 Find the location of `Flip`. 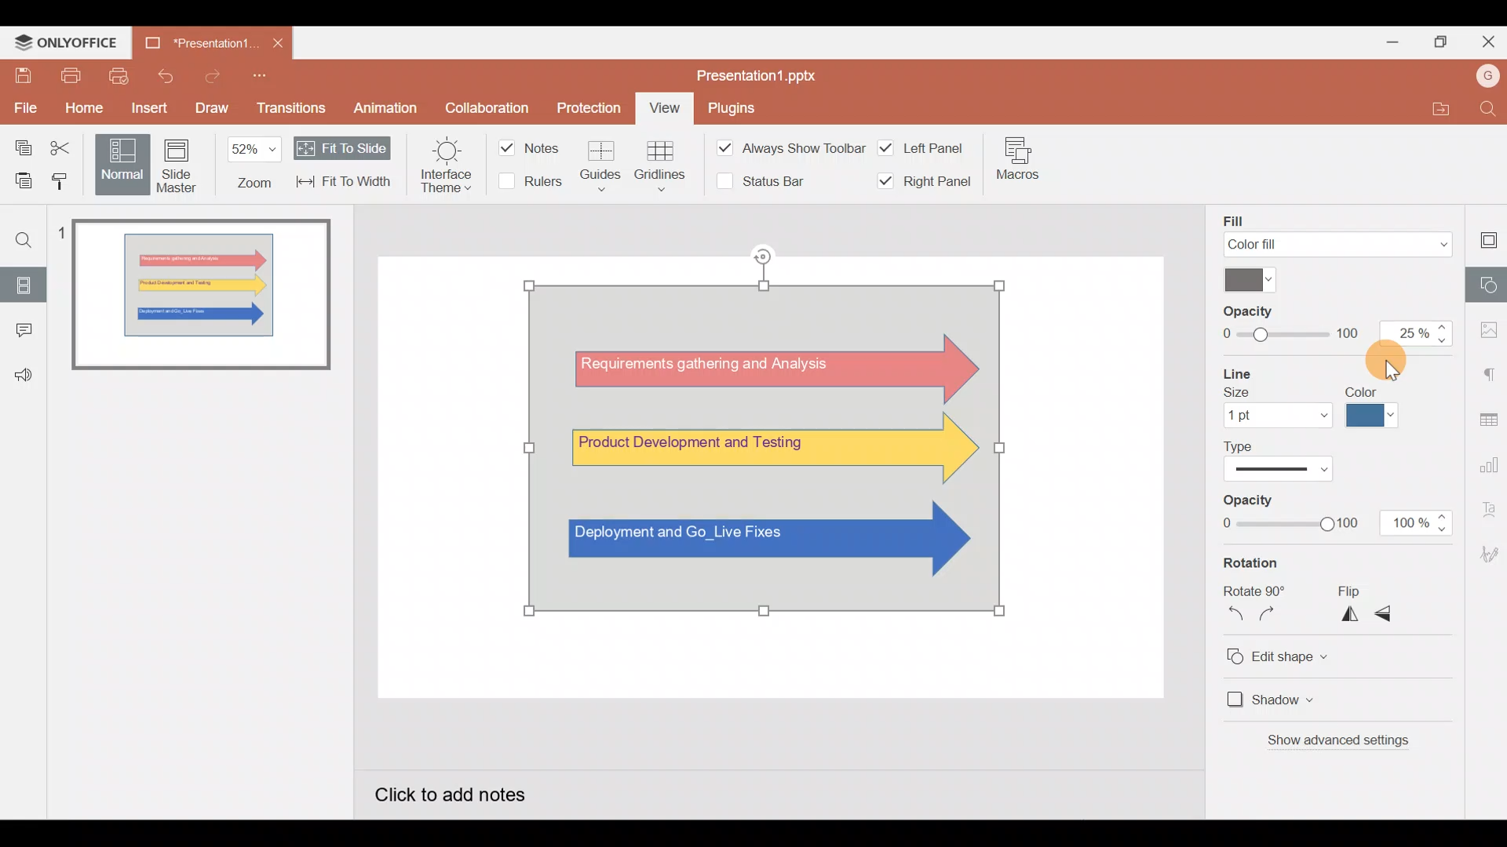

Flip is located at coordinates (1356, 591).